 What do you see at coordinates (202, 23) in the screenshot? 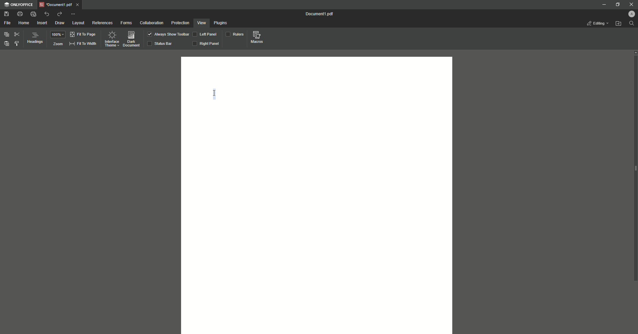
I see `View` at bounding box center [202, 23].